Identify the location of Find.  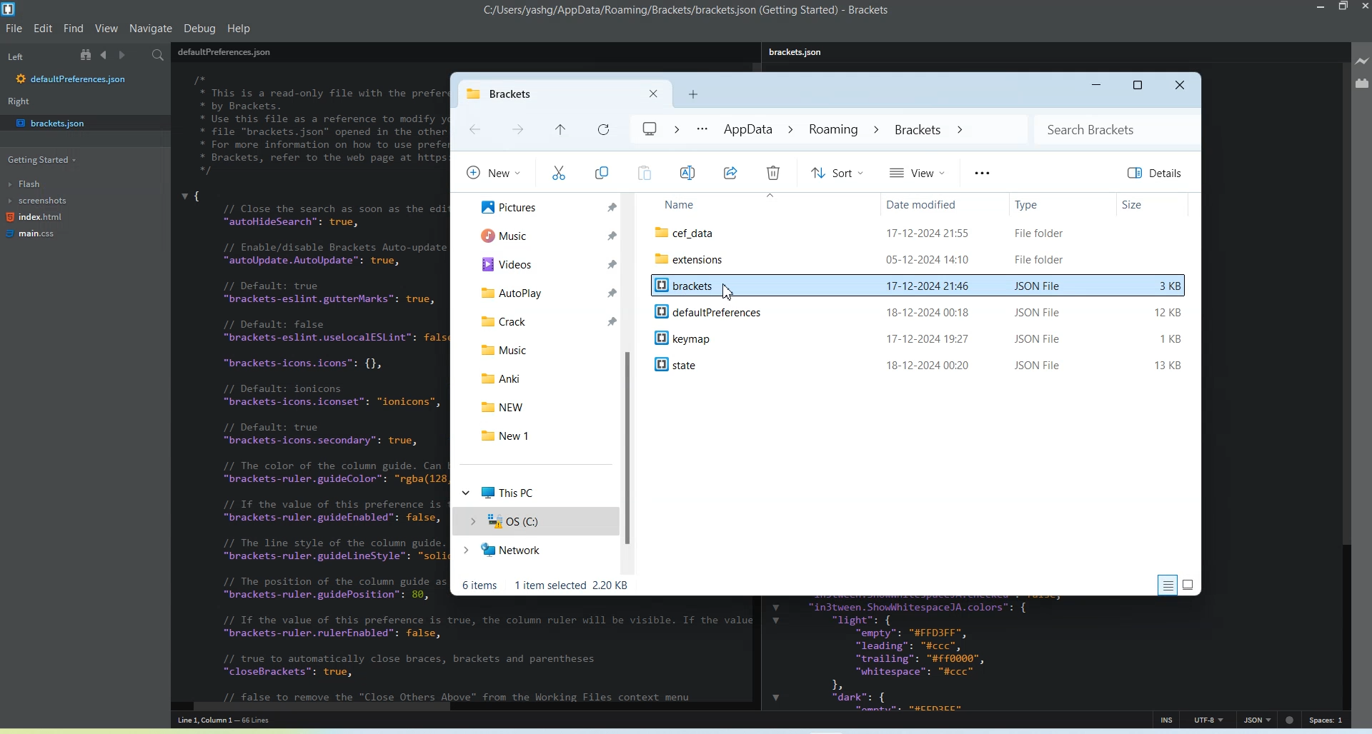
(74, 29).